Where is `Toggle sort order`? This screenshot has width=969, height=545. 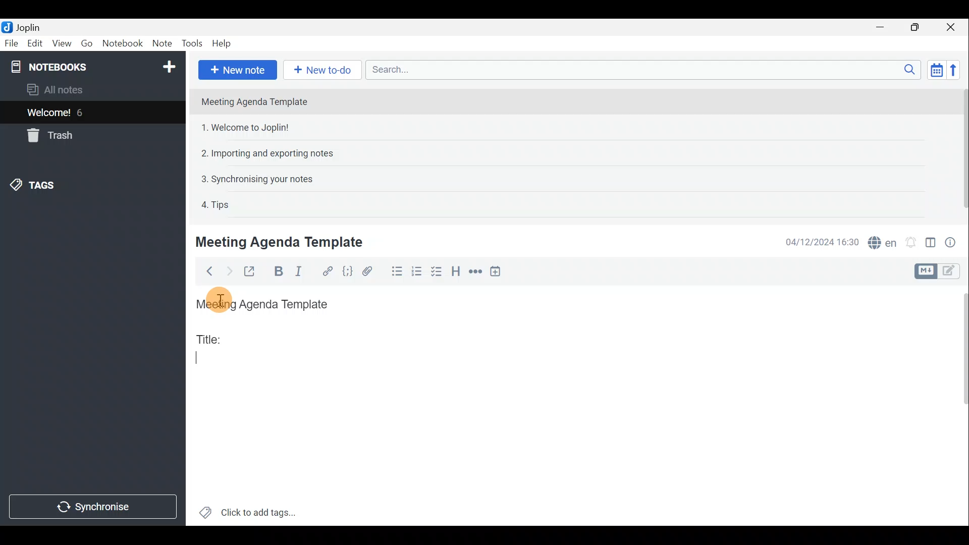
Toggle sort order is located at coordinates (935, 69).